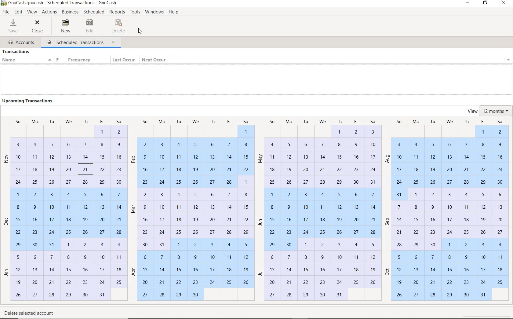  I want to click on CLOSE, so click(39, 28).